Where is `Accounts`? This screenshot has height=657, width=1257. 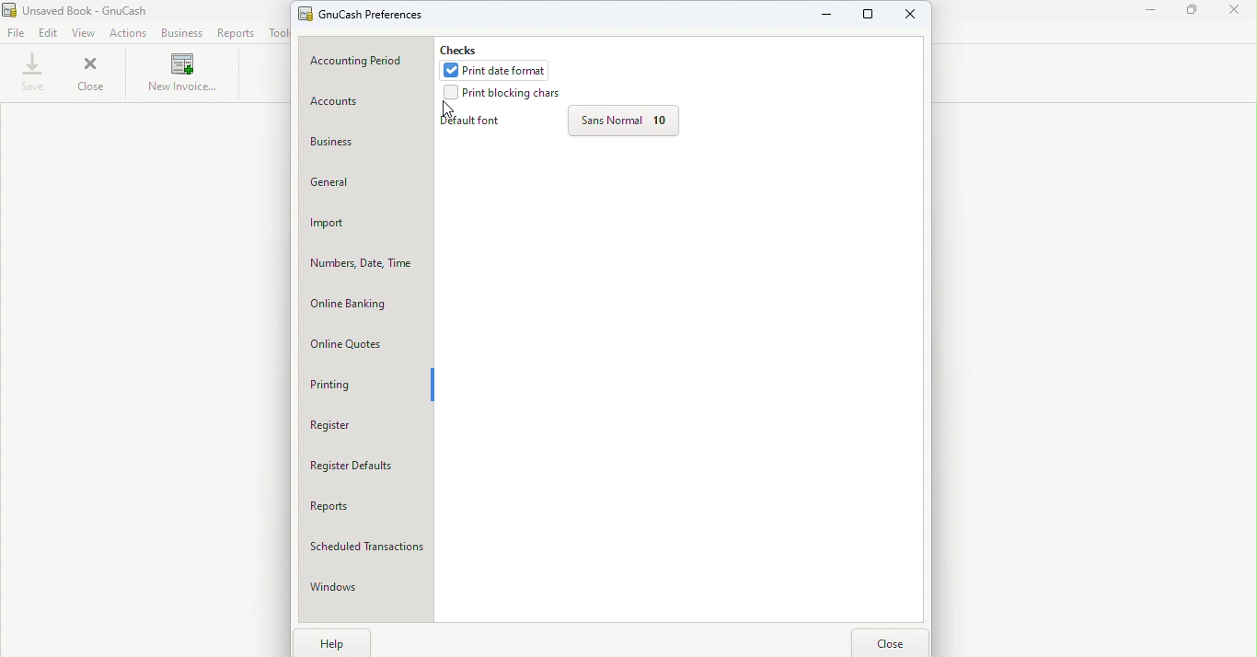 Accounts is located at coordinates (365, 103).